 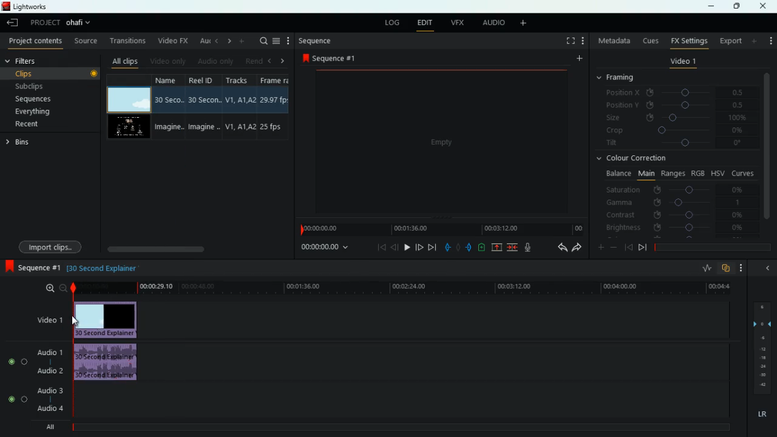 What do you see at coordinates (456, 22) in the screenshot?
I see `vfx` at bounding box center [456, 22].